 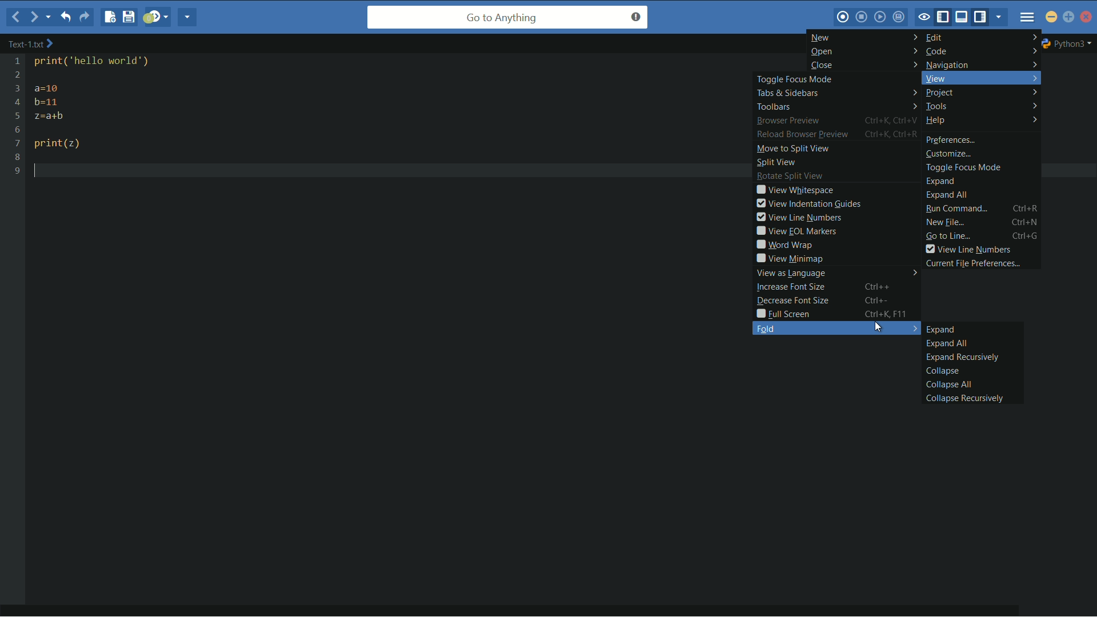 What do you see at coordinates (946, 343) in the screenshot?
I see `expand all` at bounding box center [946, 343].